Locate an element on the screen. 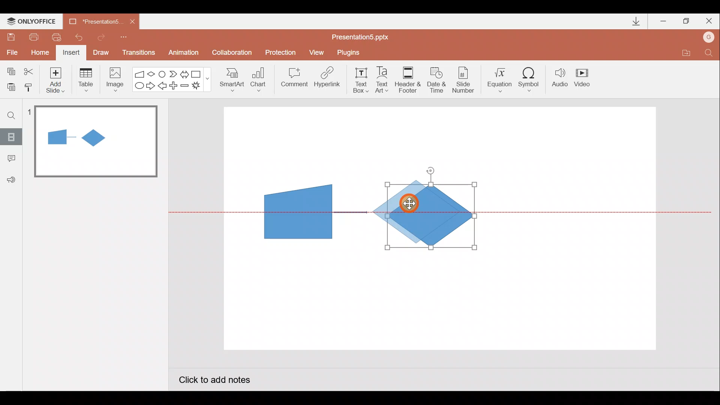  Plus is located at coordinates (175, 87).